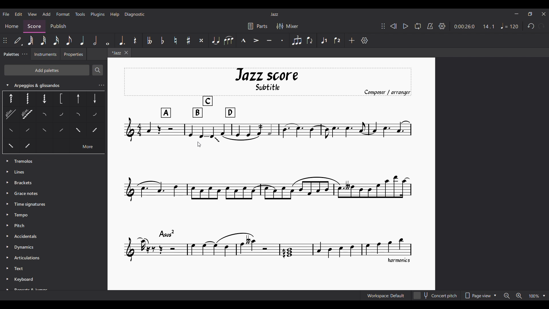 Image resolution: width=549 pixels, height=309 pixels. Describe the element at coordinates (162, 40) in the screenshot. I see `Toggle flat` at that location.